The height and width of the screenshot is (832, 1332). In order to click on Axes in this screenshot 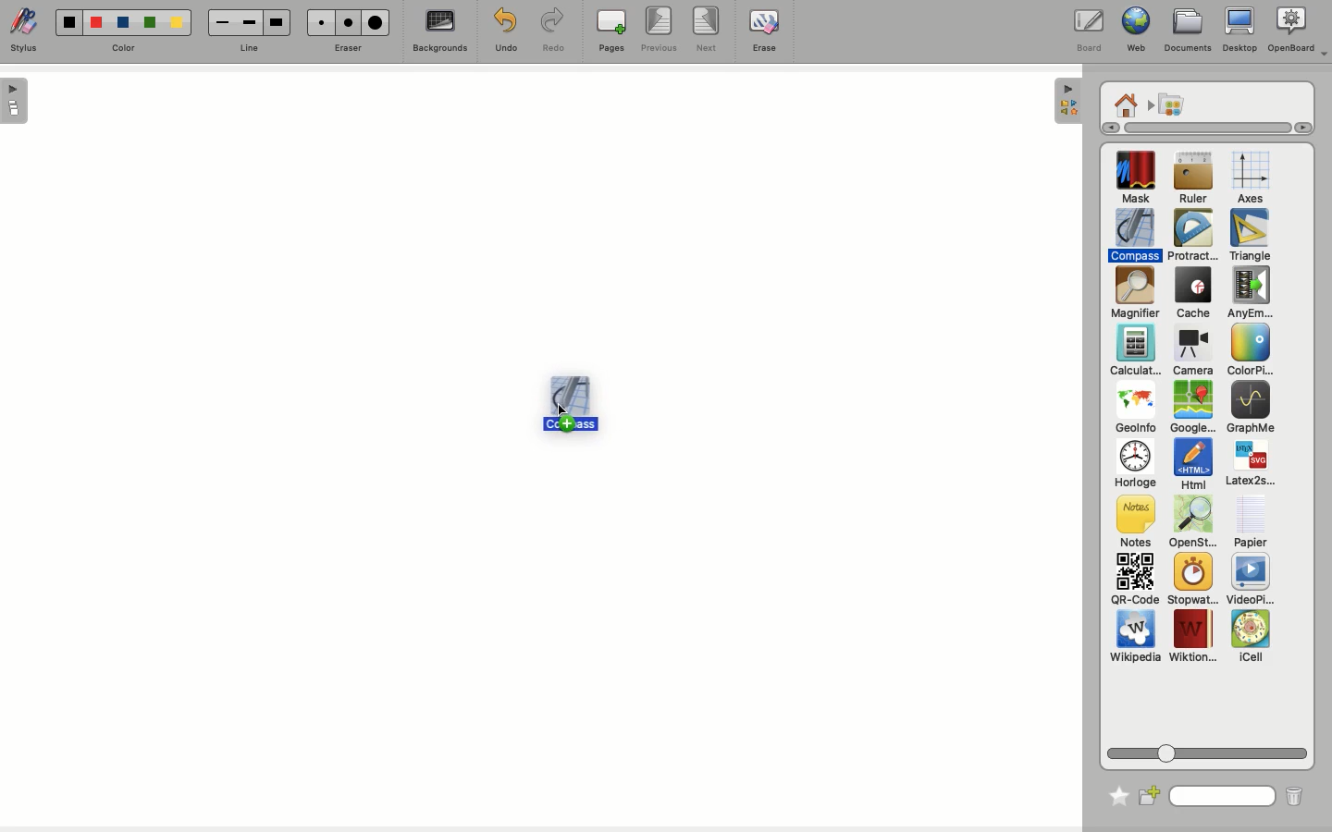, I will do `click(1251, 178)`.